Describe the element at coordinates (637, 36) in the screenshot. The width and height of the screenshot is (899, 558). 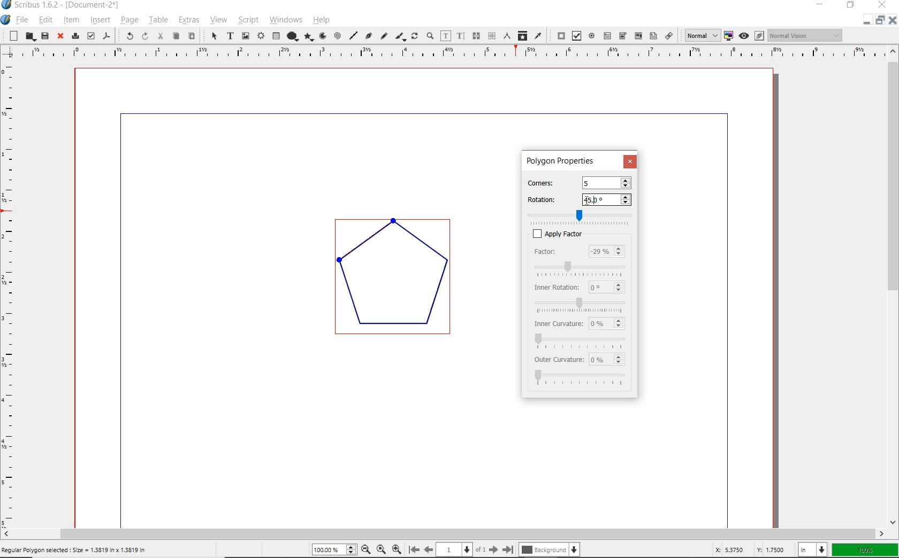
I see `pdf combo box` at that location.